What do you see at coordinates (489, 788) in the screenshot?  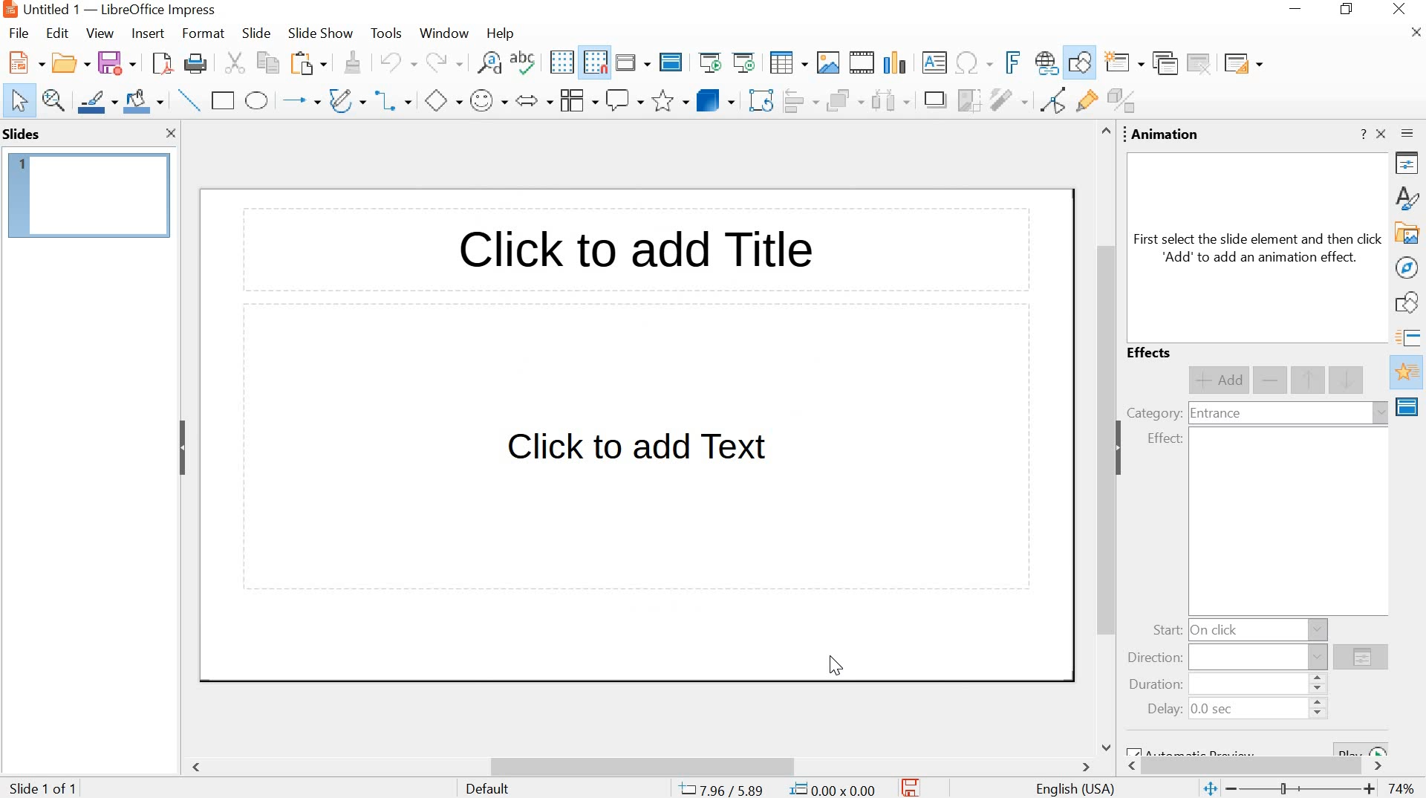 I see `default` at bounding box center [489, 788].